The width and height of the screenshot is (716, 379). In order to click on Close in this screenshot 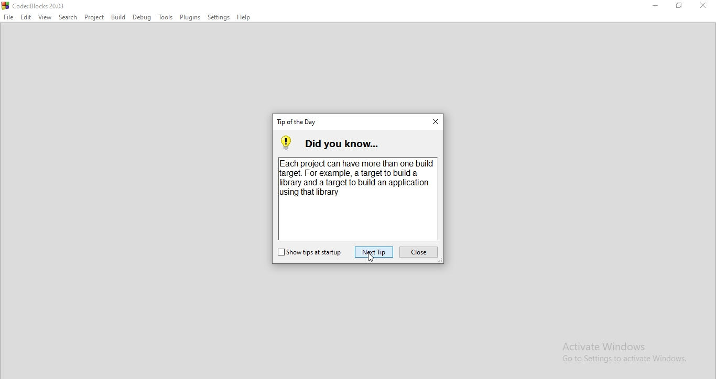, I will do `click(703, 5)`.